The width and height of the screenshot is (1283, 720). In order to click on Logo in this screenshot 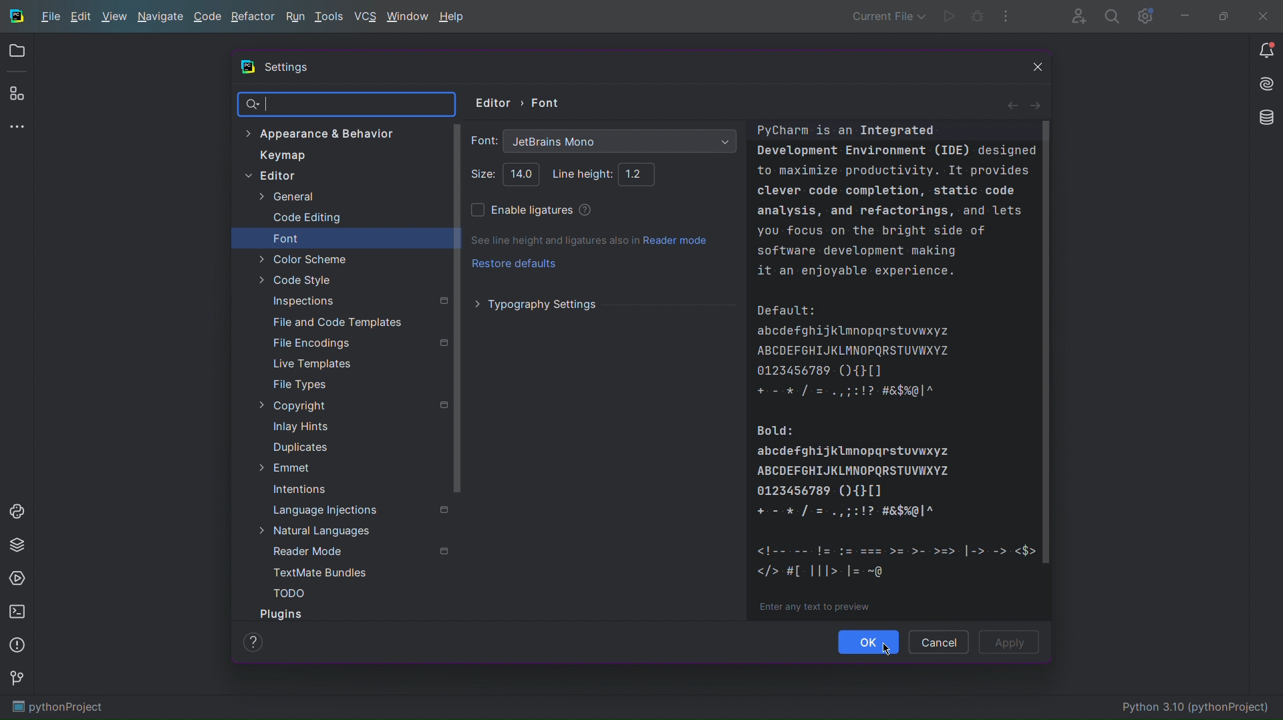, I will do `click(245, 67)`.